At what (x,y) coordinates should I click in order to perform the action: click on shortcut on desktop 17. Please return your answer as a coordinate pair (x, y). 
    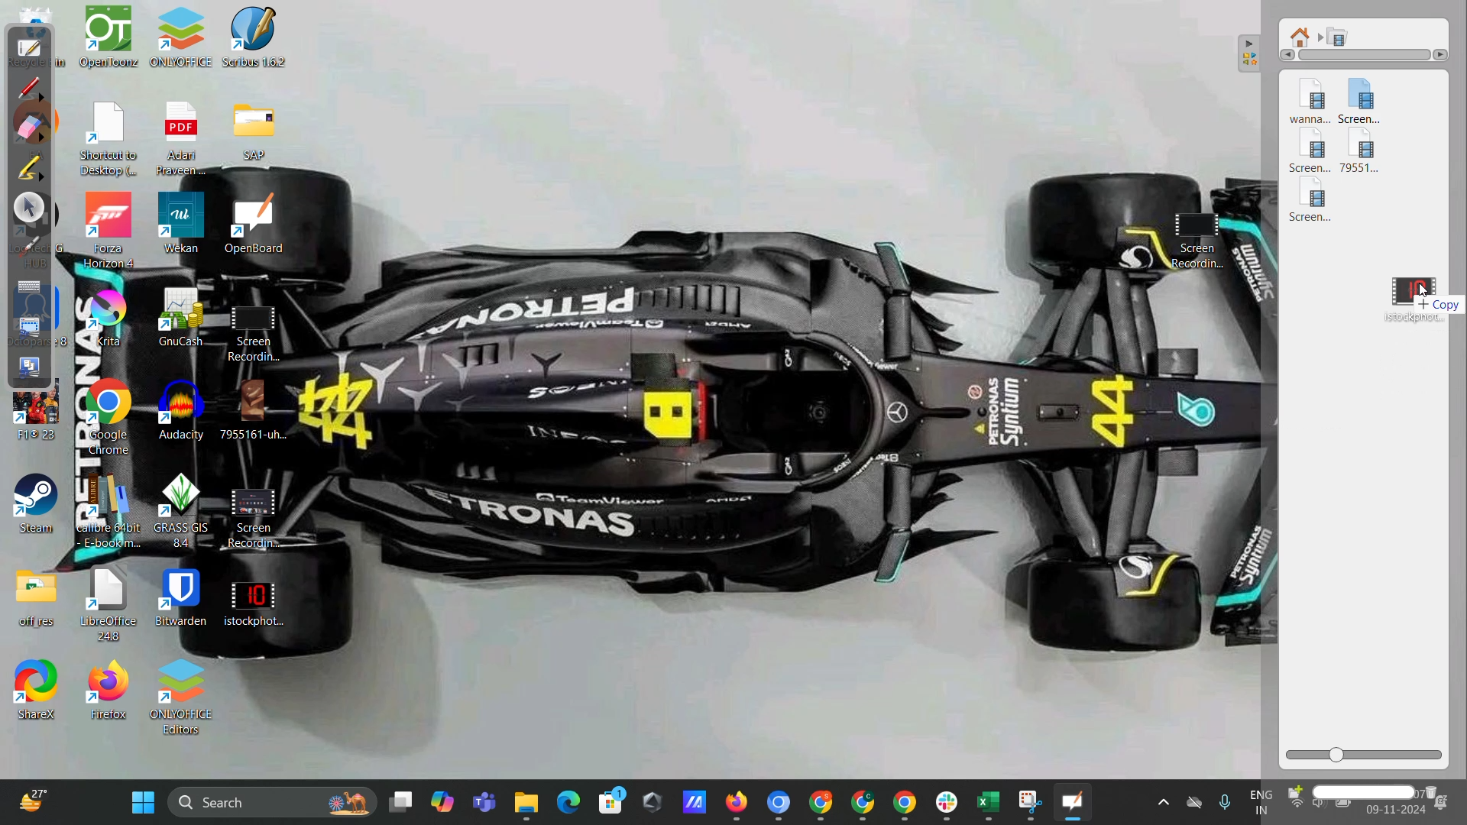
    Looking at the image, I should click on (39, 692).